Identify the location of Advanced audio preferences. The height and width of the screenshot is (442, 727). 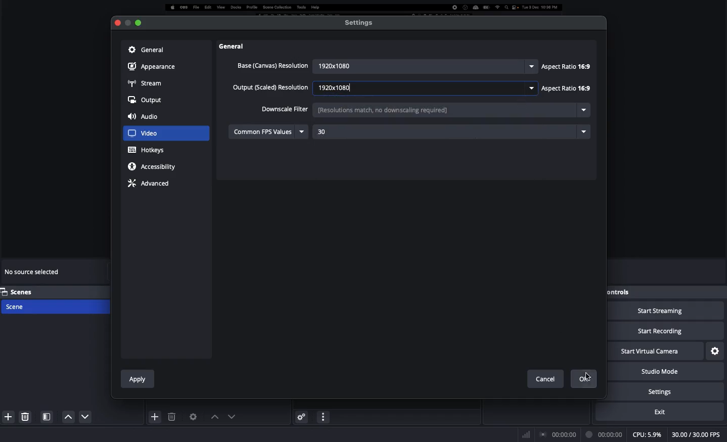
(301, 416).